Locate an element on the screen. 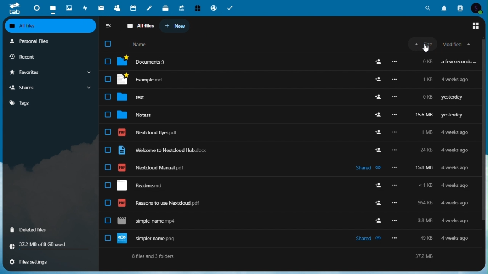  new is located at coordinates (175, 27).